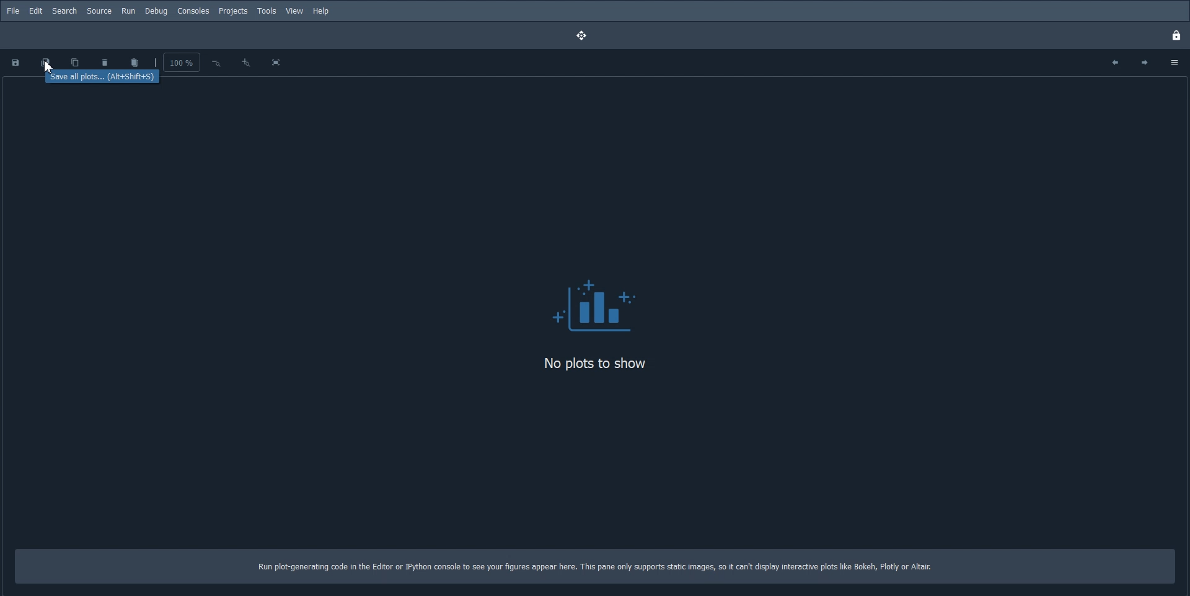  Describe the element at coordinates (65, 11) in the screenshot. I see `Search` at that location.